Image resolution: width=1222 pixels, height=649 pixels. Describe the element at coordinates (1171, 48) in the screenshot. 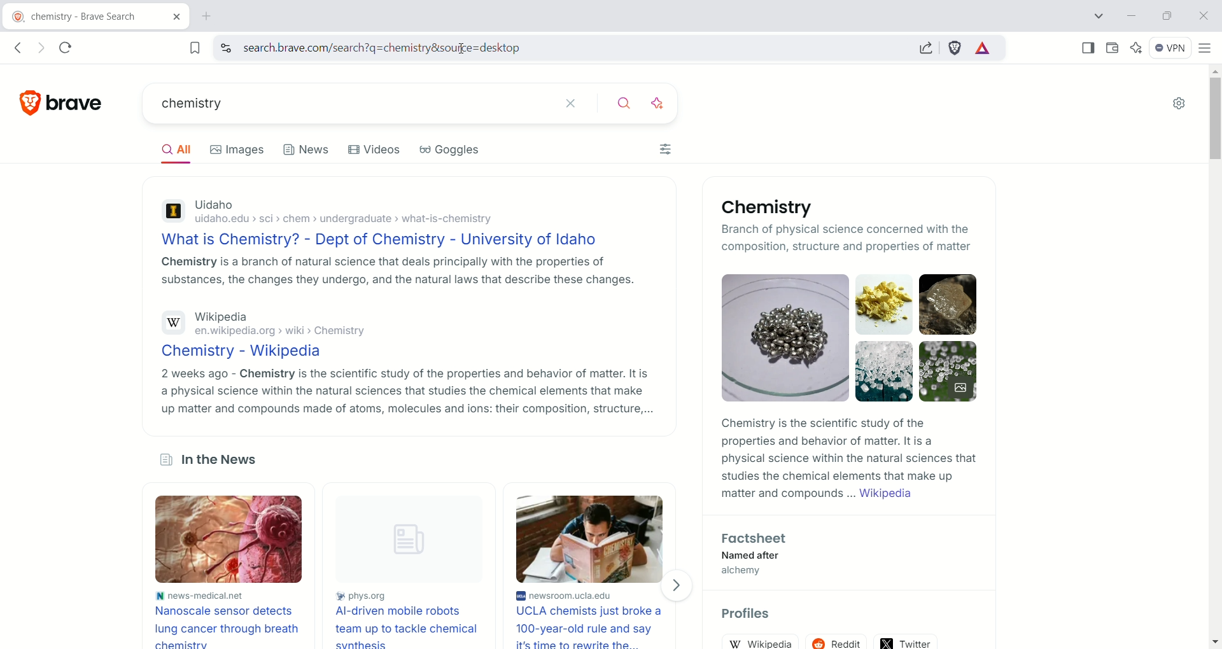

I see `VPN` at that location.